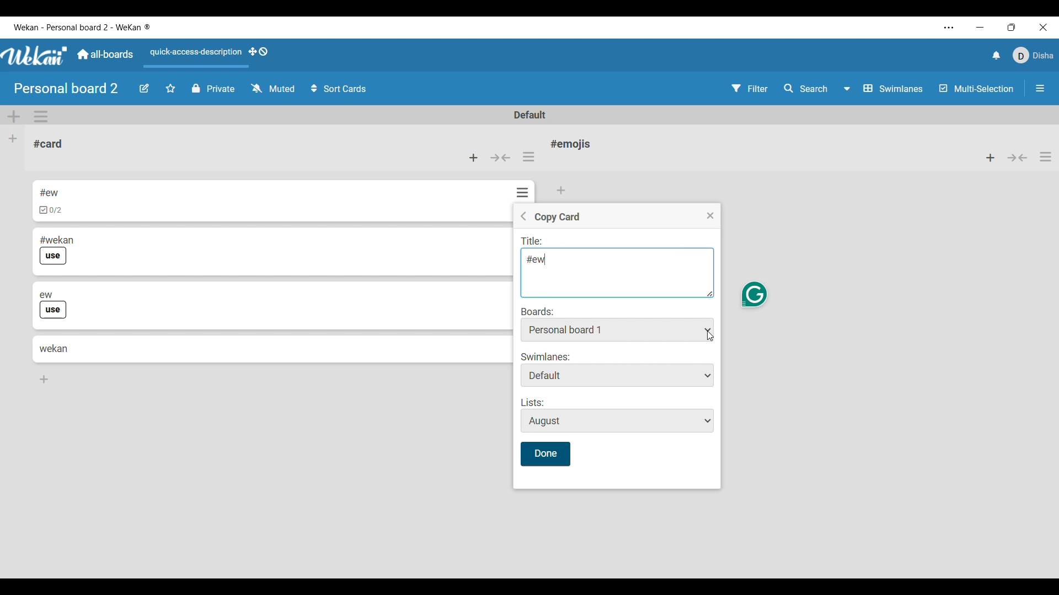 The width and height of the screenshot is (1059, 595). What do you see at coordinates (54, 310) in the screenshot?
I see `Indicates use of label in card` at bounding box center [54, 310].